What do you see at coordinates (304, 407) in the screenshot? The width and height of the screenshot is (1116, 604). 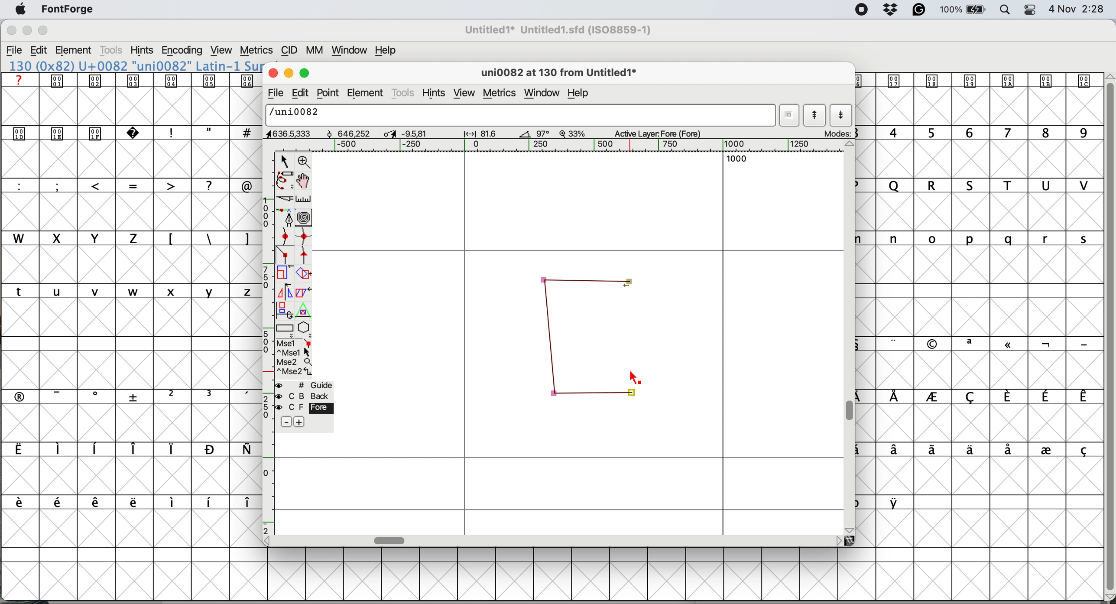 I see `fore` at bounding box center [304, 407].